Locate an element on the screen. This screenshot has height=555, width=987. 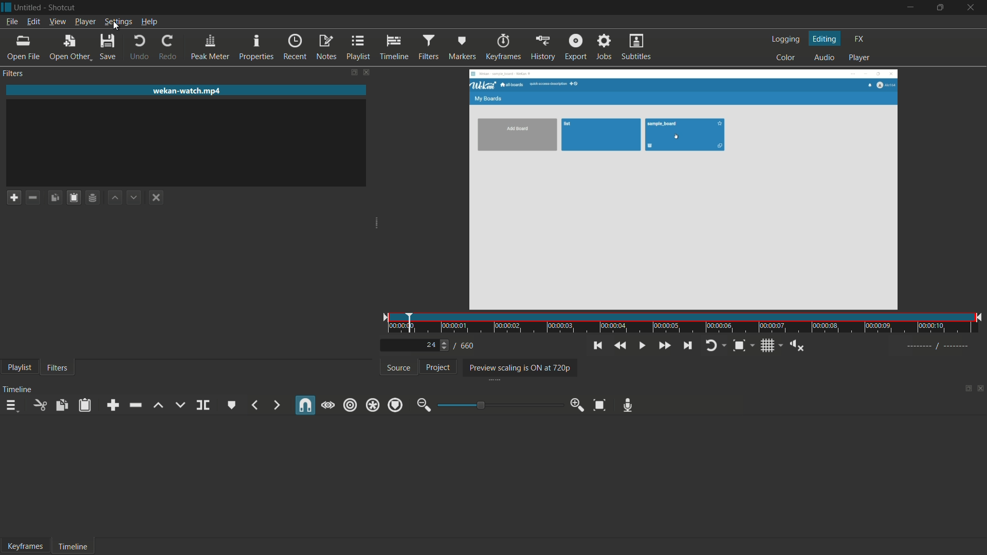
edit menu is located at coordinates (34, 22).